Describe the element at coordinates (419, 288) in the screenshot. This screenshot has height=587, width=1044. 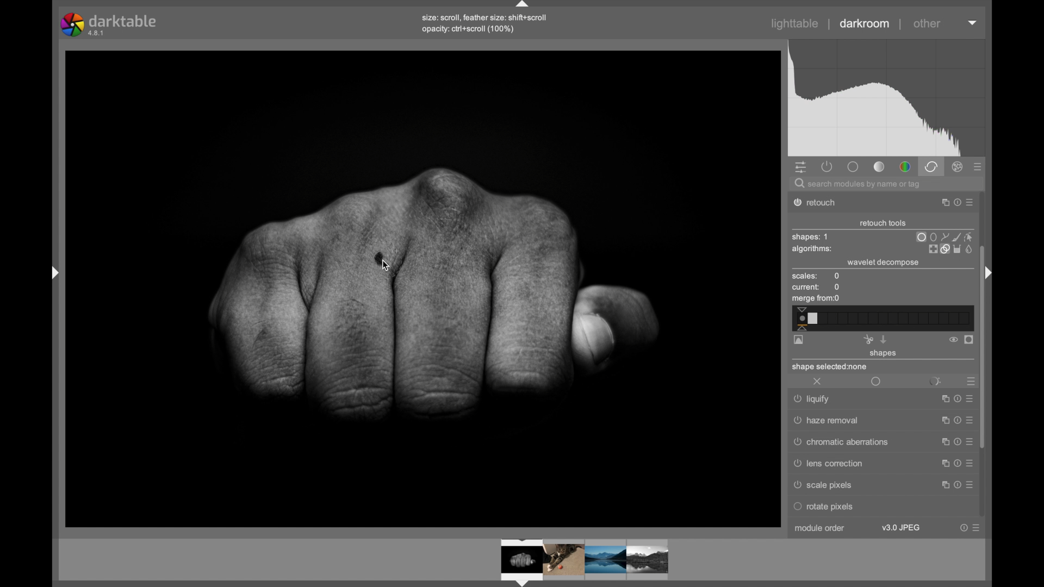
I see `photo` at that location.